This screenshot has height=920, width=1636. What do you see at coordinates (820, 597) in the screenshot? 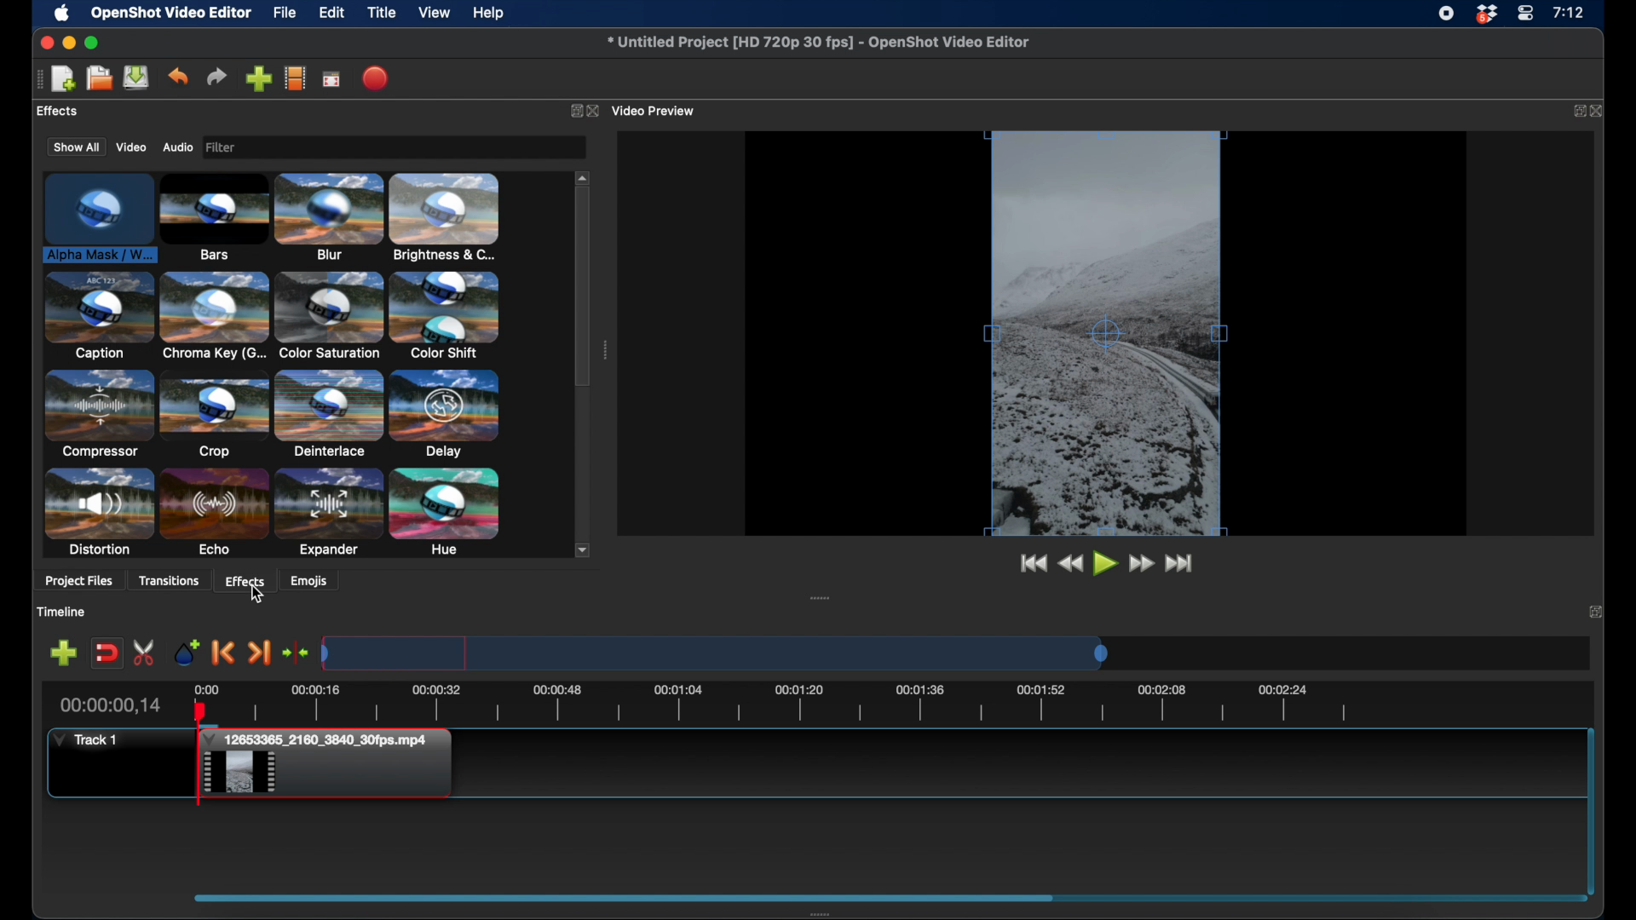
I see `drag handle` at bounding box center [820, 597].